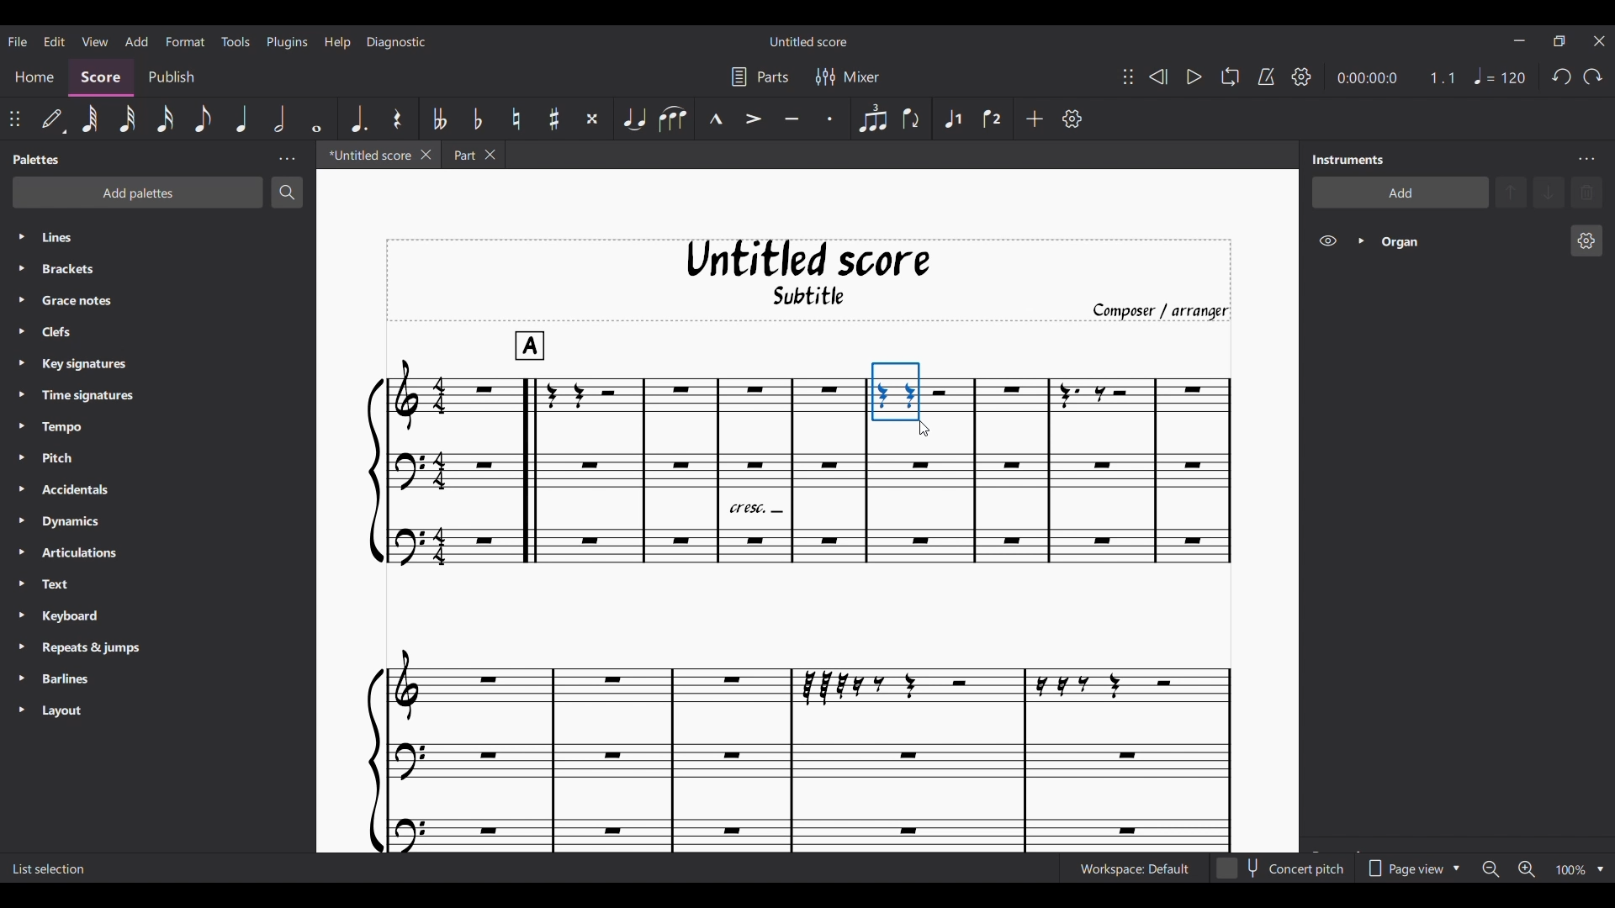  What do you see at coordinates (315, 119) in the screenshot?
I see `Whole note` at bounding box center [315, 119].